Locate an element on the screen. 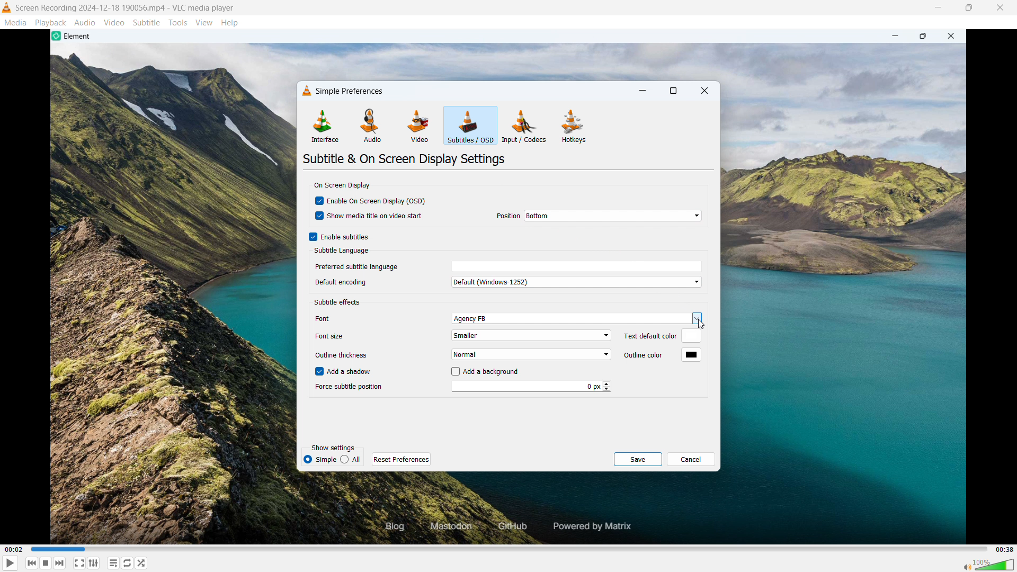 The width and height of the screenshot is (1017, 572). interface is located at coordinates (324, 126).